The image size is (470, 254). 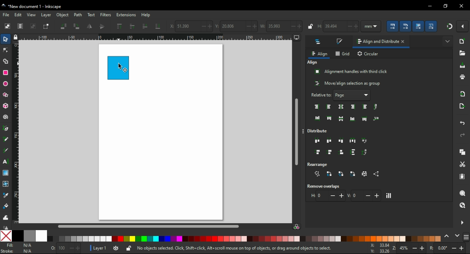 What do you see at coordinates (351, 72) in the screenshot?
I see `checkbox: alignment handles with third click` at bounding box center [351, 72].